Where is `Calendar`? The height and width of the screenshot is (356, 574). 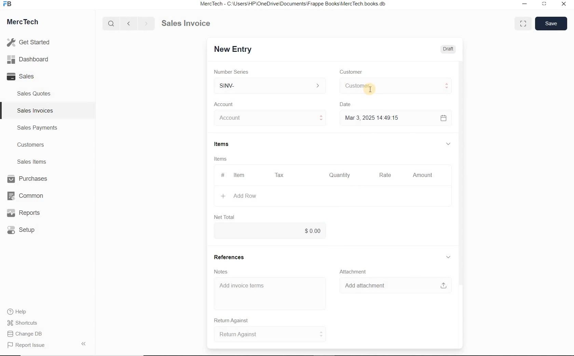
Calendar is located at coordinates (443, 119).